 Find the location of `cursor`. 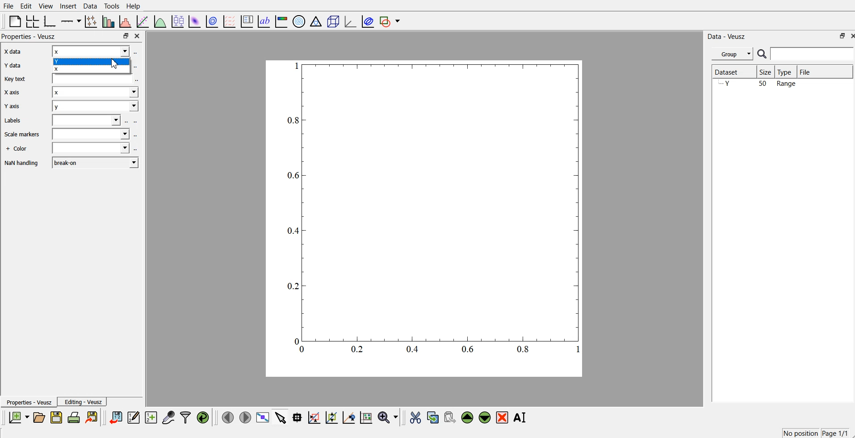

cursor is located at coordinates (116, 64).